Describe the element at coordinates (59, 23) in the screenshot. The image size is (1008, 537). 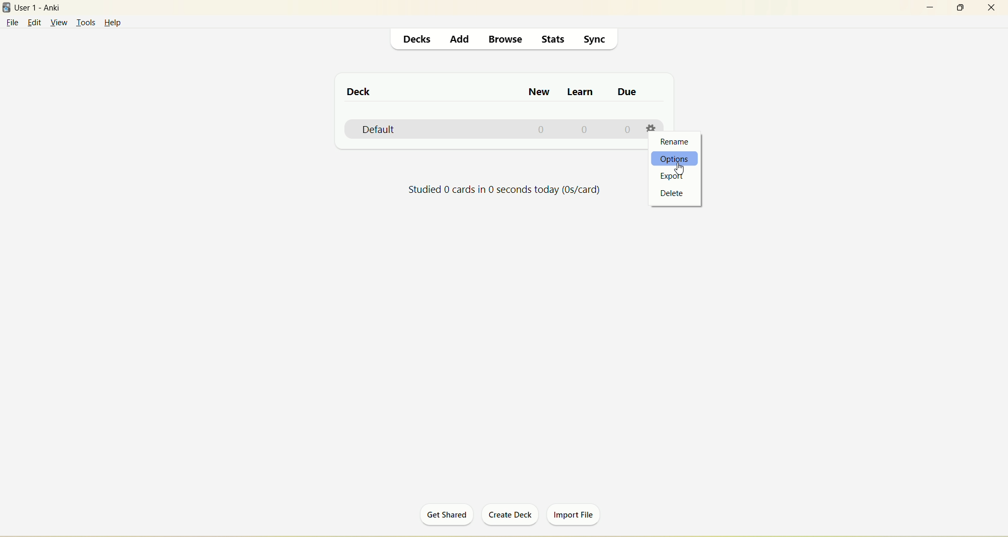
I see `view` at that location.